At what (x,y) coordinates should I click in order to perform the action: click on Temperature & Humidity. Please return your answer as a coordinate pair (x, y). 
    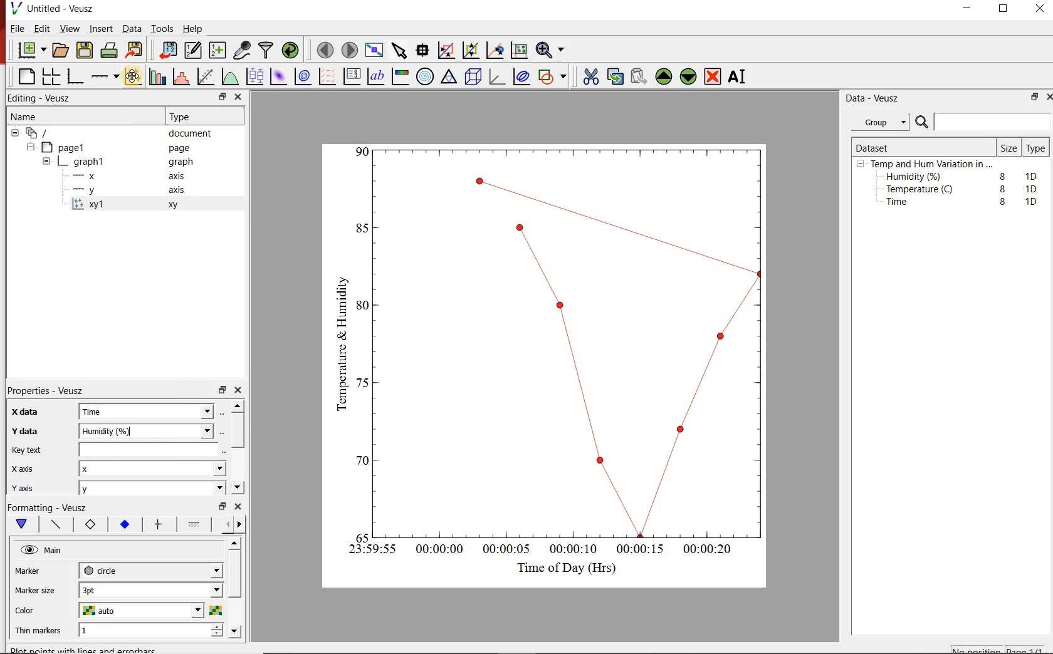
    Looking at the image, I should click on (338, 340).